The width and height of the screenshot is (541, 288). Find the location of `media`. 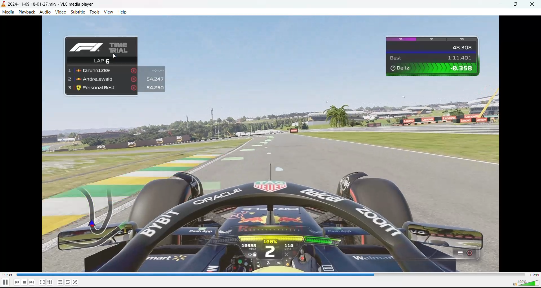

media is located at coordinates (8, 13).